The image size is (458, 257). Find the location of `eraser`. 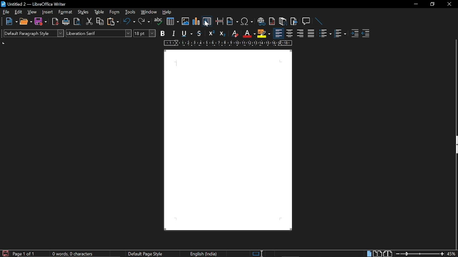

eraser is located at coordinates (234, 34).